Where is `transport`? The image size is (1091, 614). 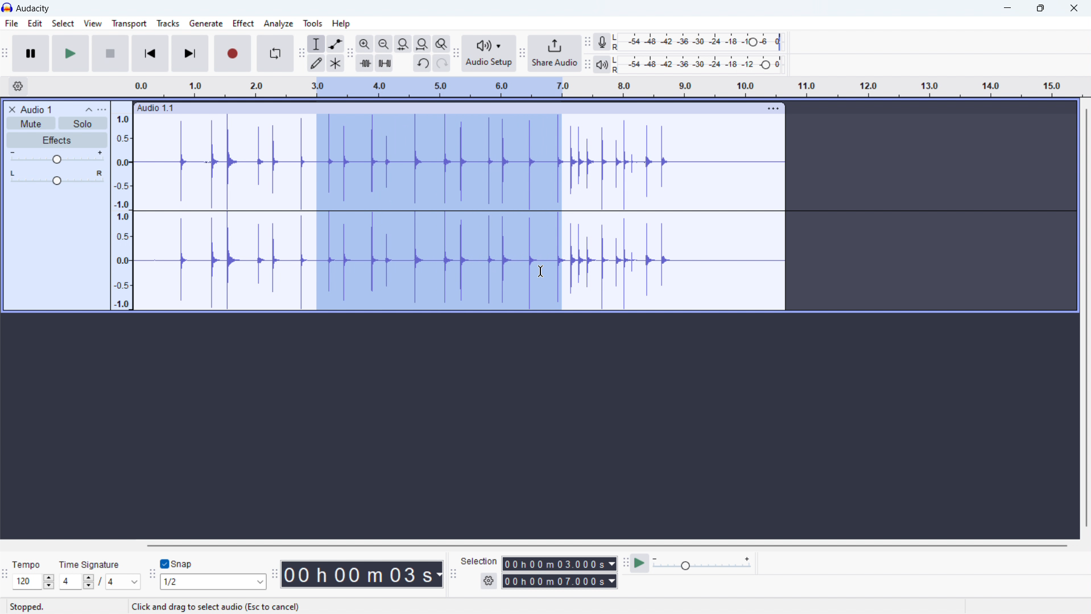
transport is located at coordinates (129, 23).